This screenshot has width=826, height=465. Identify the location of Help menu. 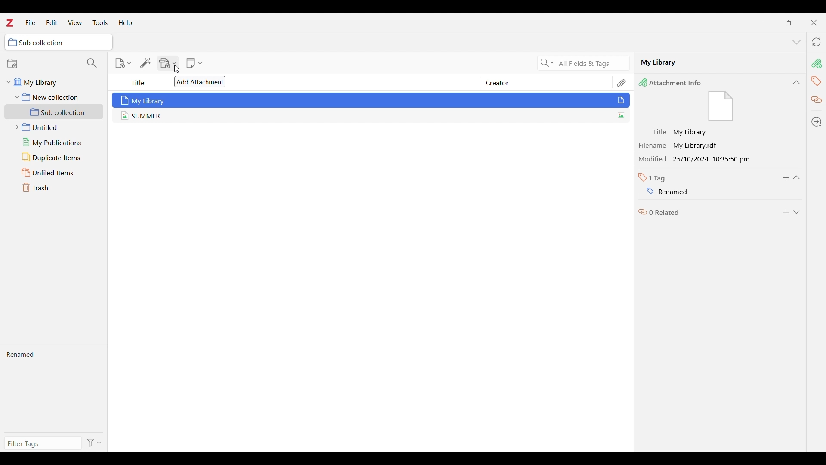
(125, 23).